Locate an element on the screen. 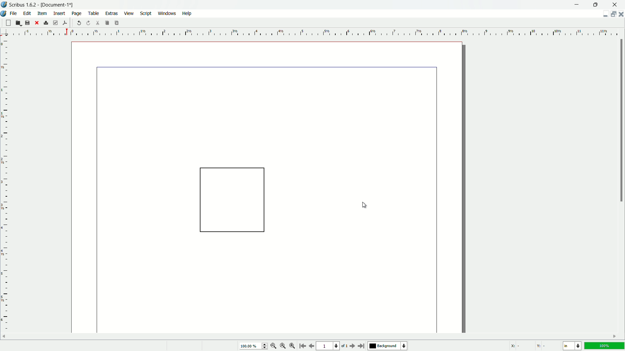  table menu is located at coordinates (93, 14).